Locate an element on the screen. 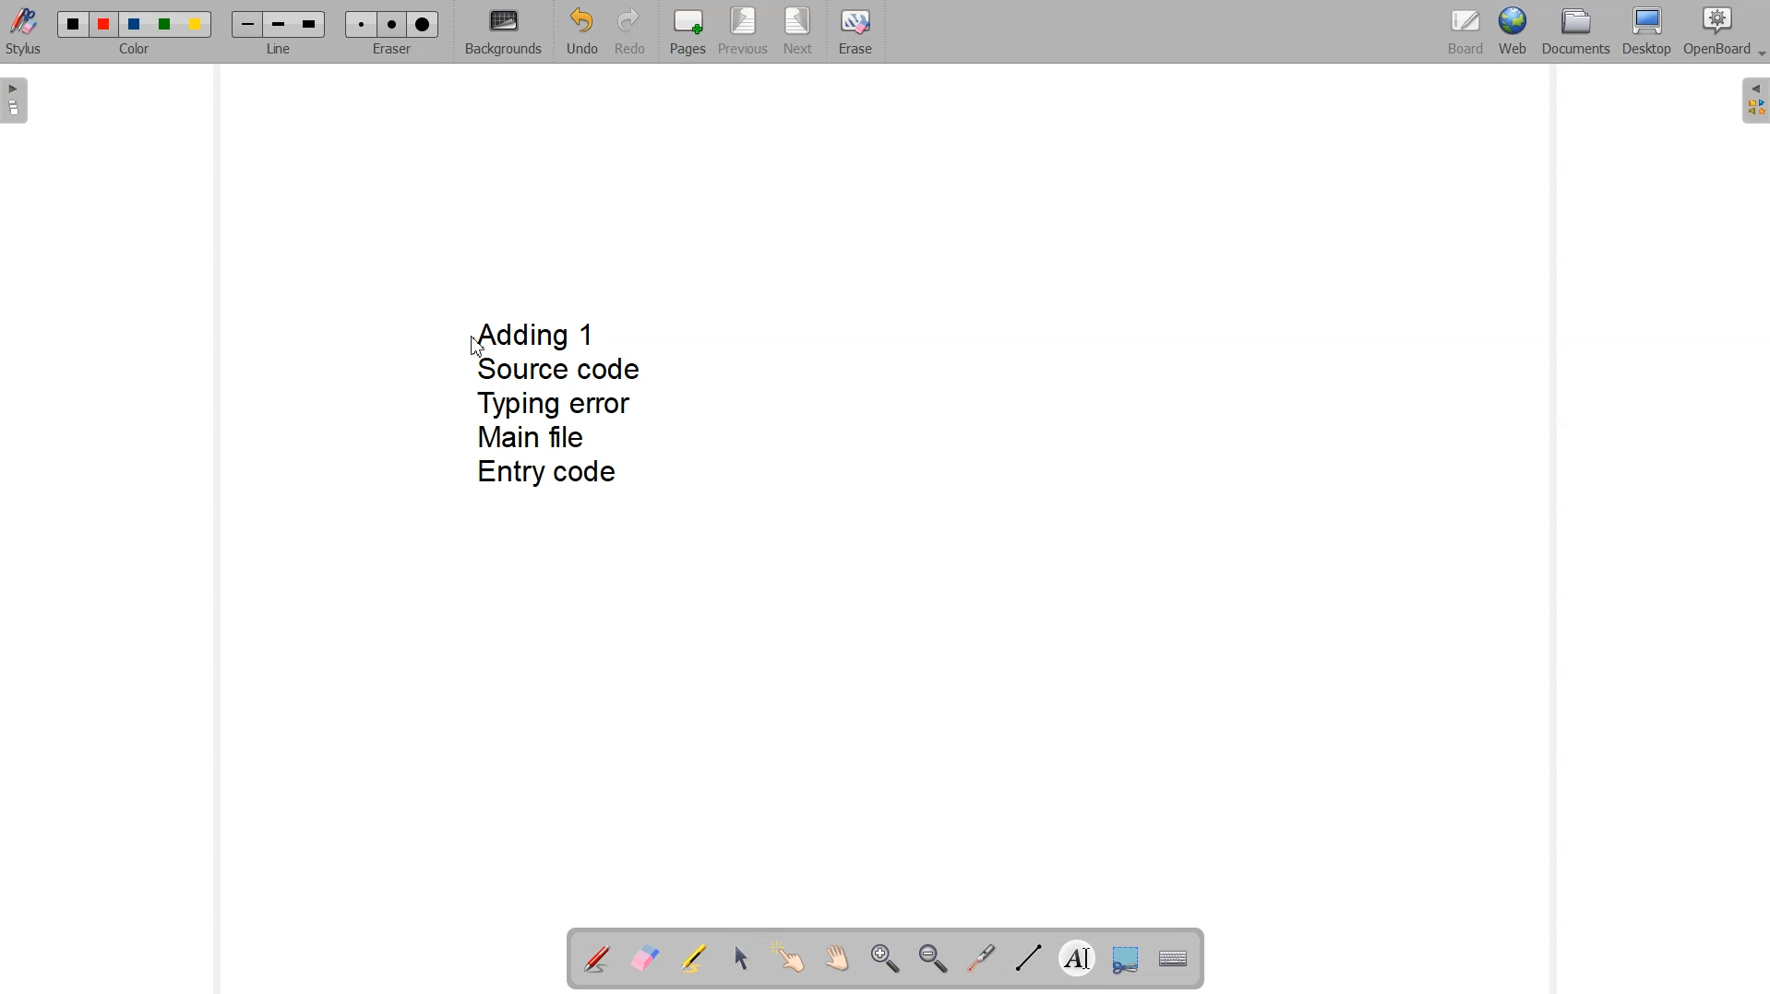 Image resolution: width=1770 pixels, height=994 pixels. Large eraser is located at coordinates (424, 25).